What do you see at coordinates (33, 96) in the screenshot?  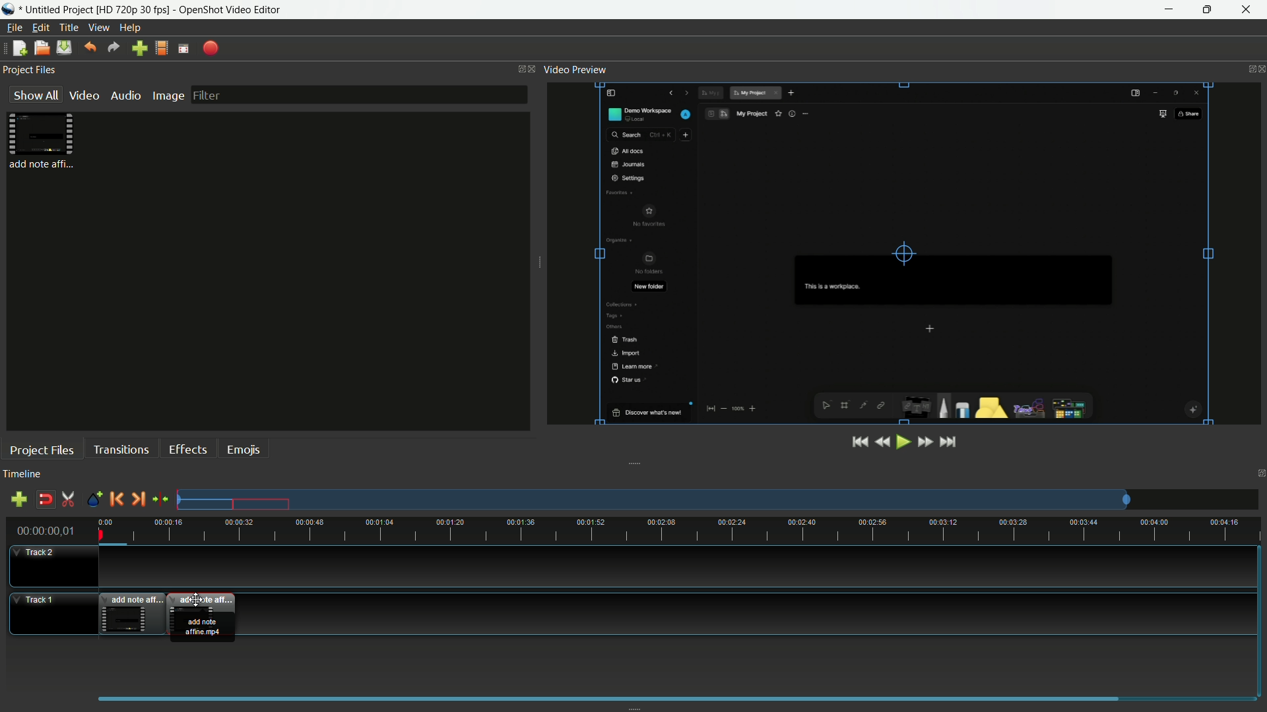 I see `show all` at bounding box center [33, 96].